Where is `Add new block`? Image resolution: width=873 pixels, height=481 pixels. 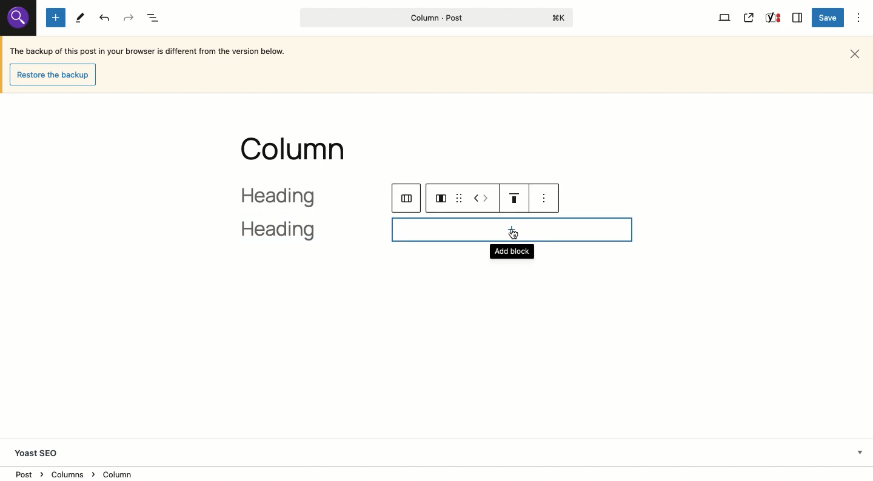 Add new block is located at coordinates (56, 18).